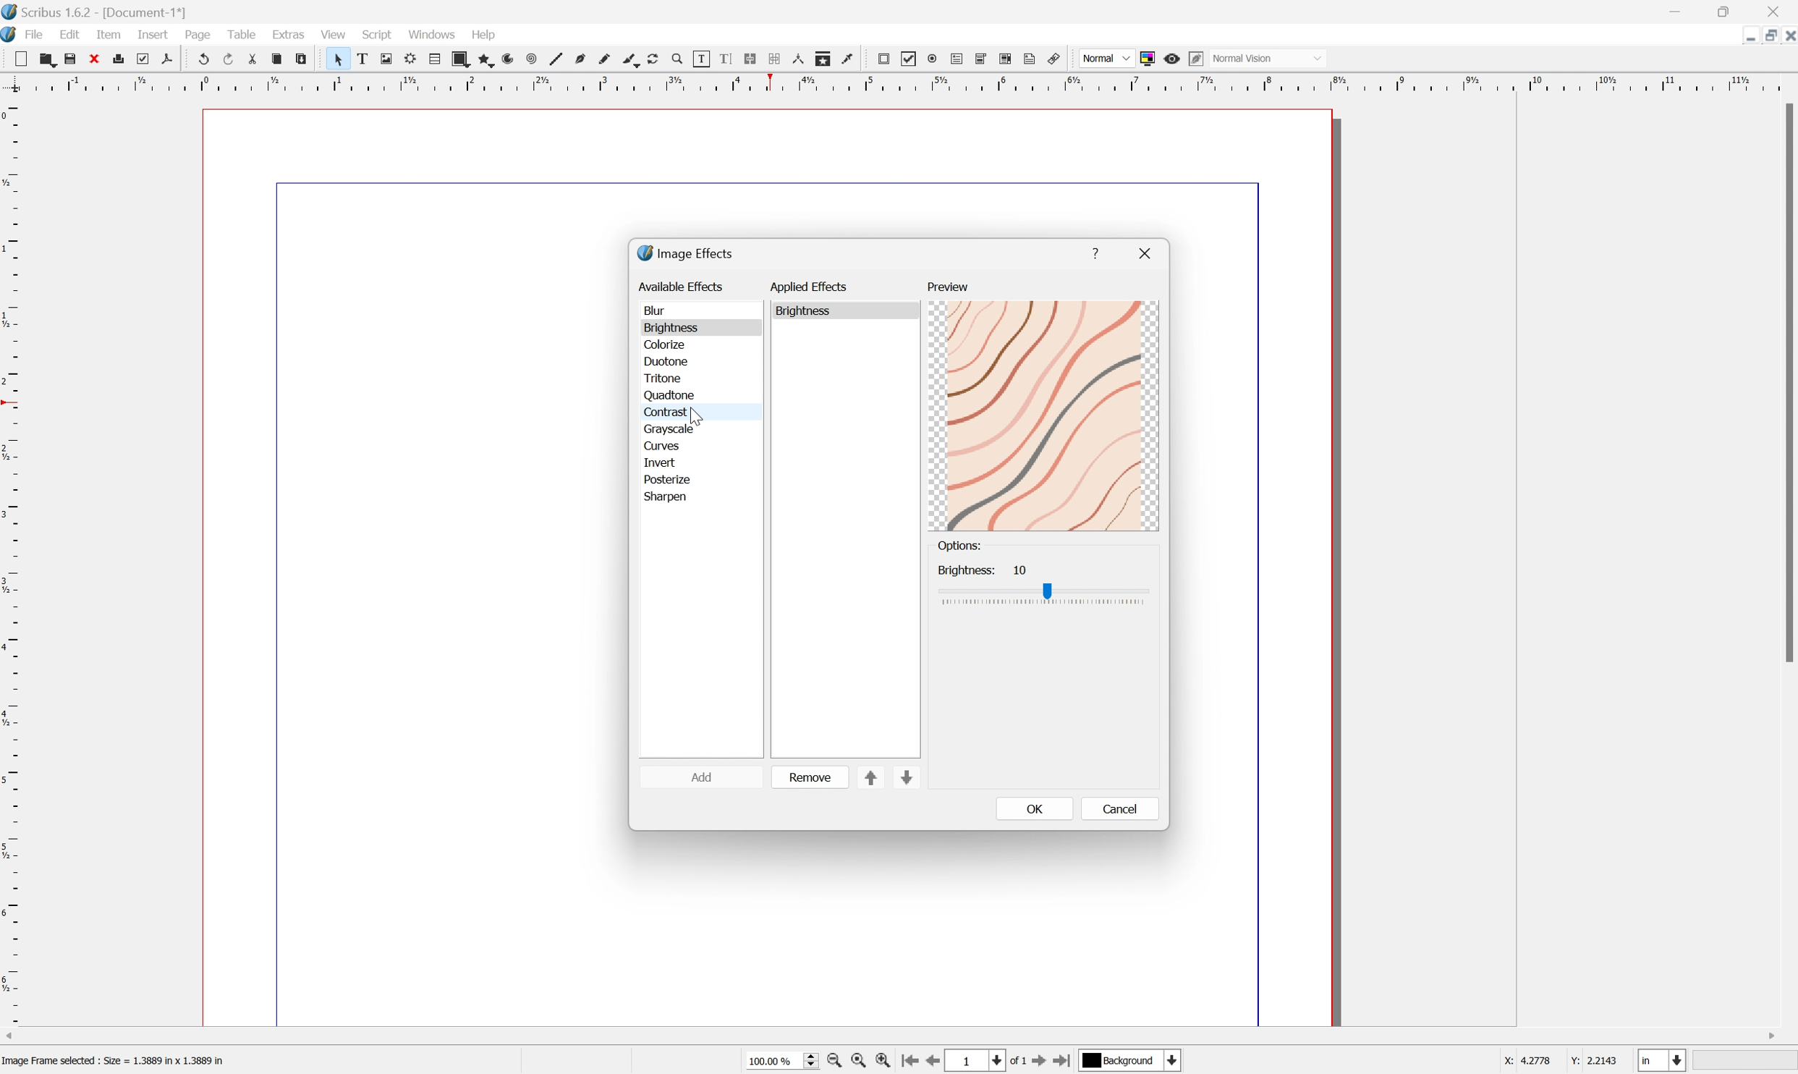 The image size is (1798, 1074). What do you see at coordinates (672, 327) in the screenshot?
I see `brightness` at bounding box center [672, 327].